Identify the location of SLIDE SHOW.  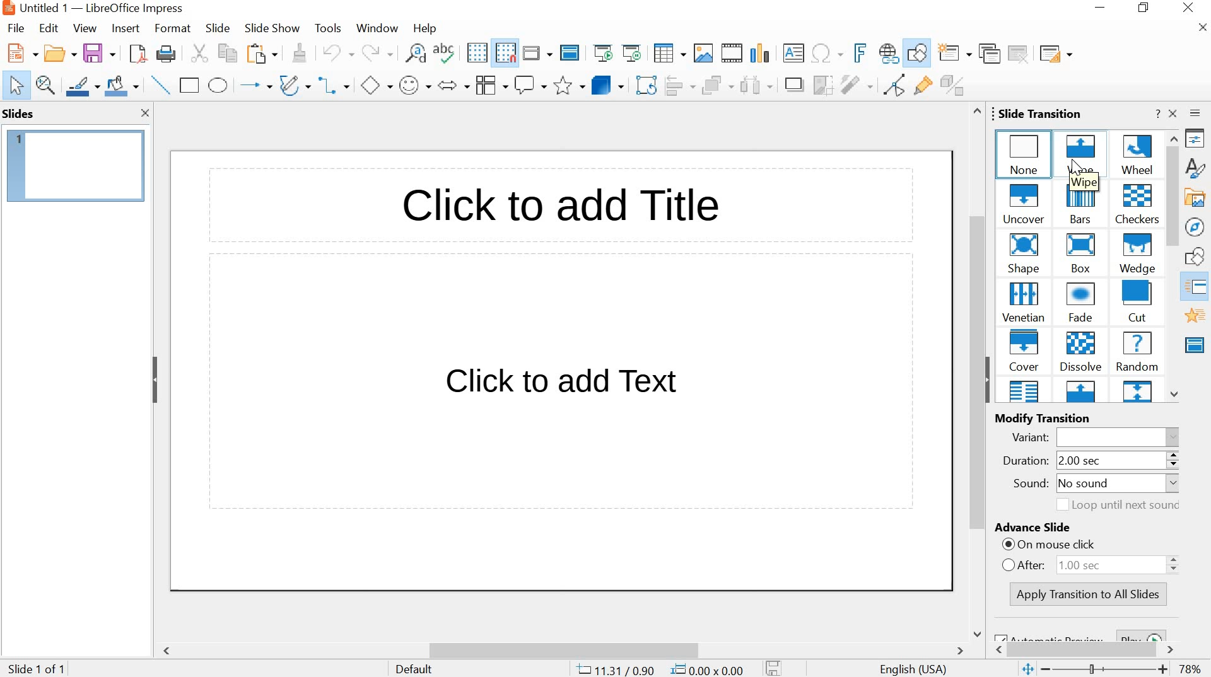
(272, 29).